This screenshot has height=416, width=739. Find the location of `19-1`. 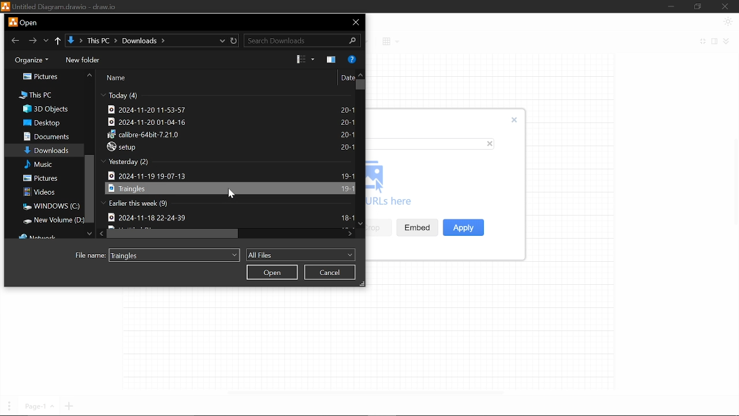

19-1 is located at coordinates (346, 188).